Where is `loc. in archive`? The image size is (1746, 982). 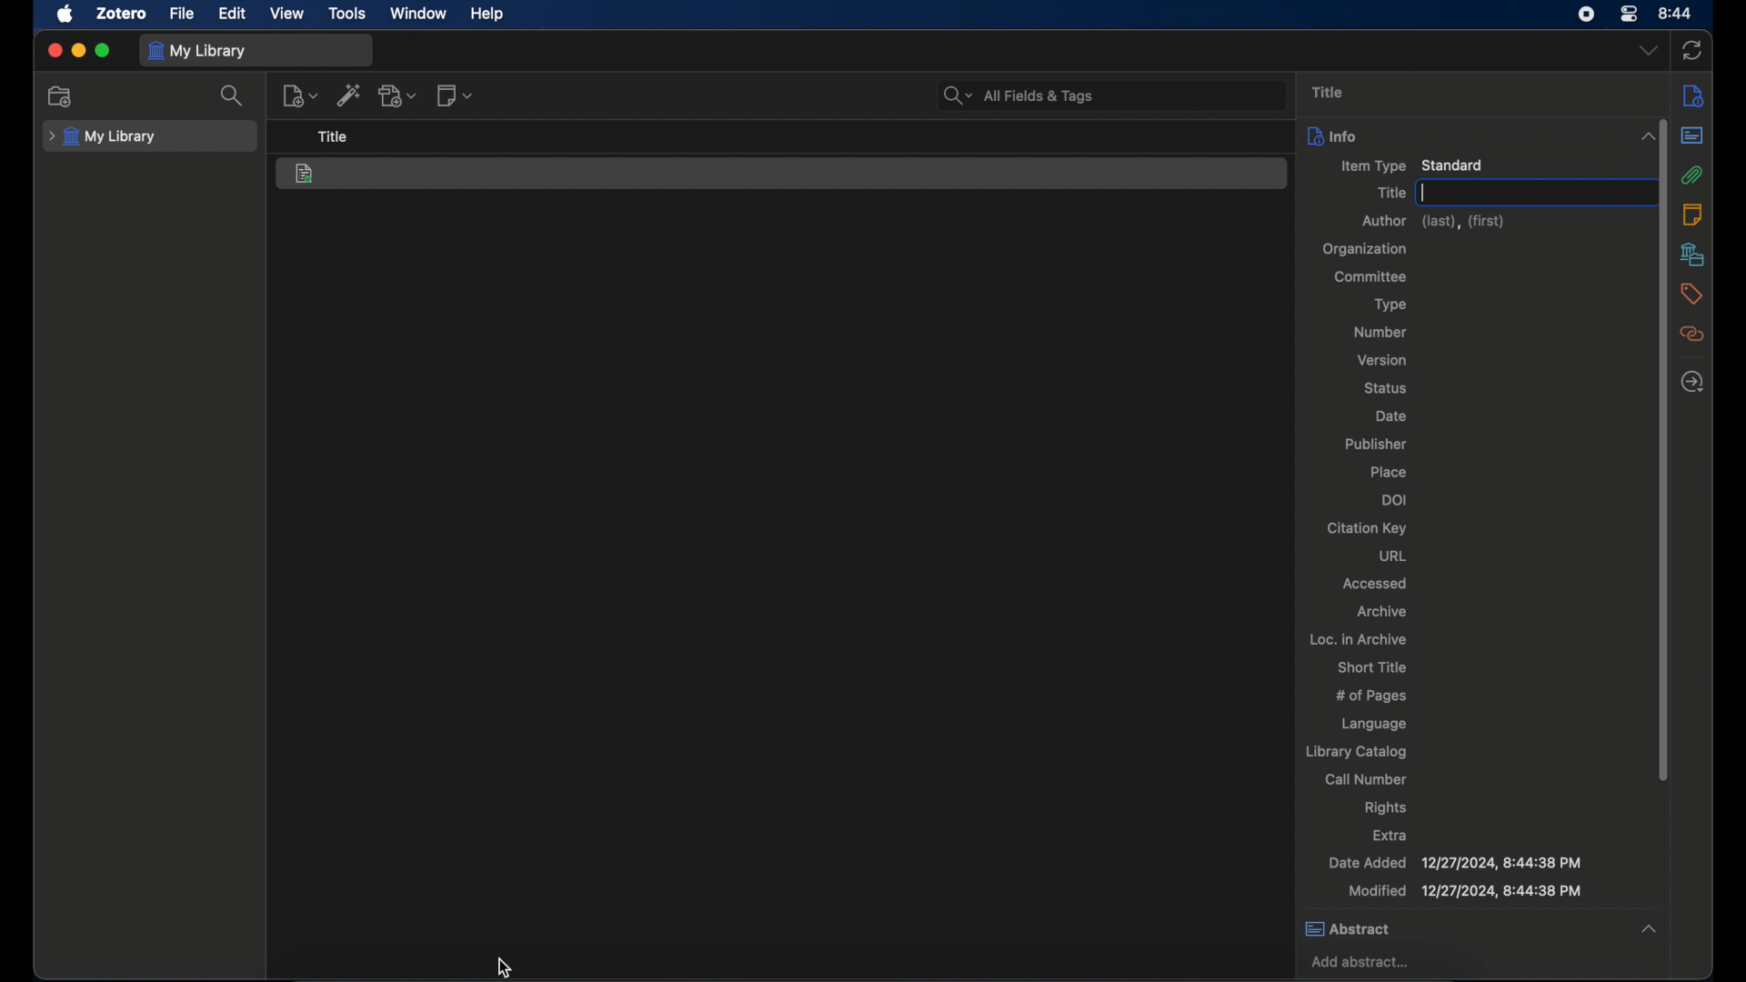
loc. in archive is located at coordinates (1360, 638).